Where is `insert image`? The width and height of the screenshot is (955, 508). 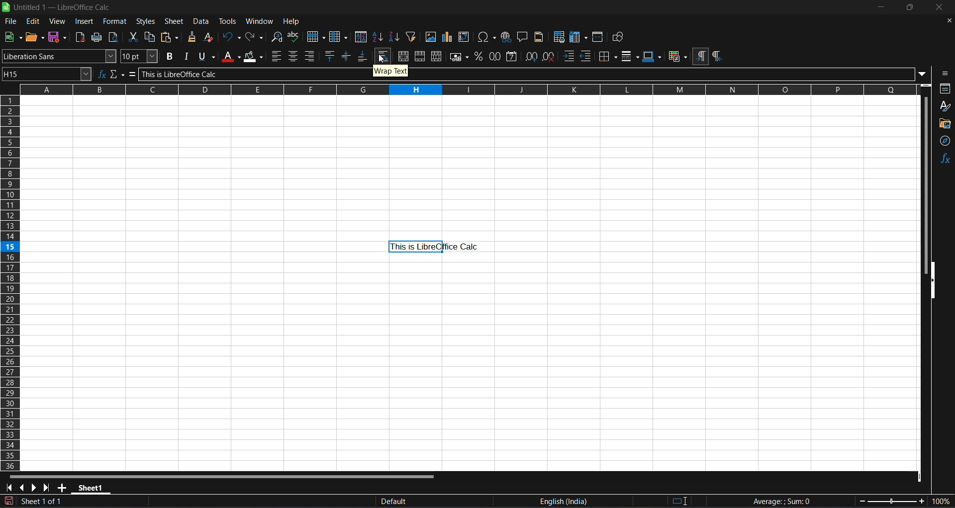
insert image is located at coordinates (431, 36).